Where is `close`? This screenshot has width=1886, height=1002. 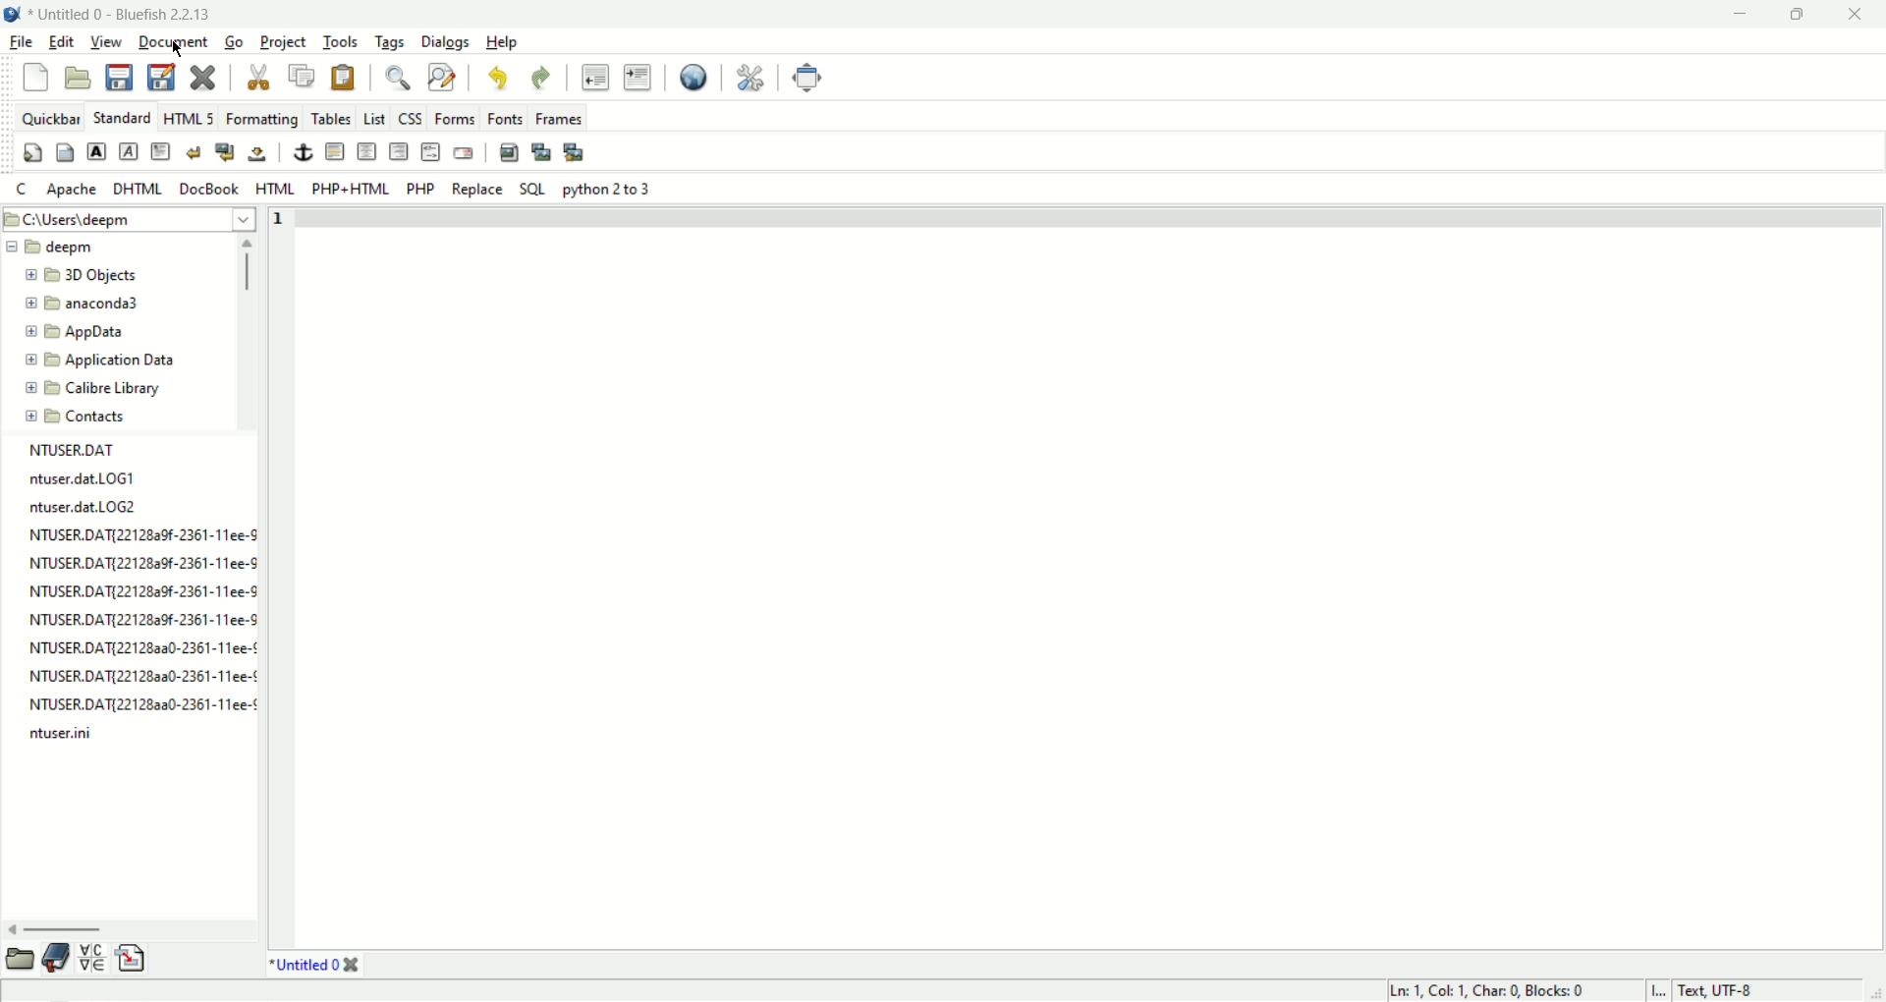 close is located at coordinates (1861, 14).